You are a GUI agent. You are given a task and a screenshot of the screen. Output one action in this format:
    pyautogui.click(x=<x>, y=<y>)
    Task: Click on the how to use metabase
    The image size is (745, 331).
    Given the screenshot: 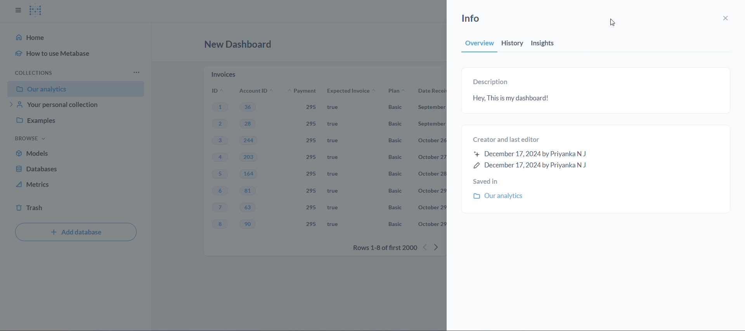 What is the action you would take?
    pyautogui.click(x=61, y=52)
    